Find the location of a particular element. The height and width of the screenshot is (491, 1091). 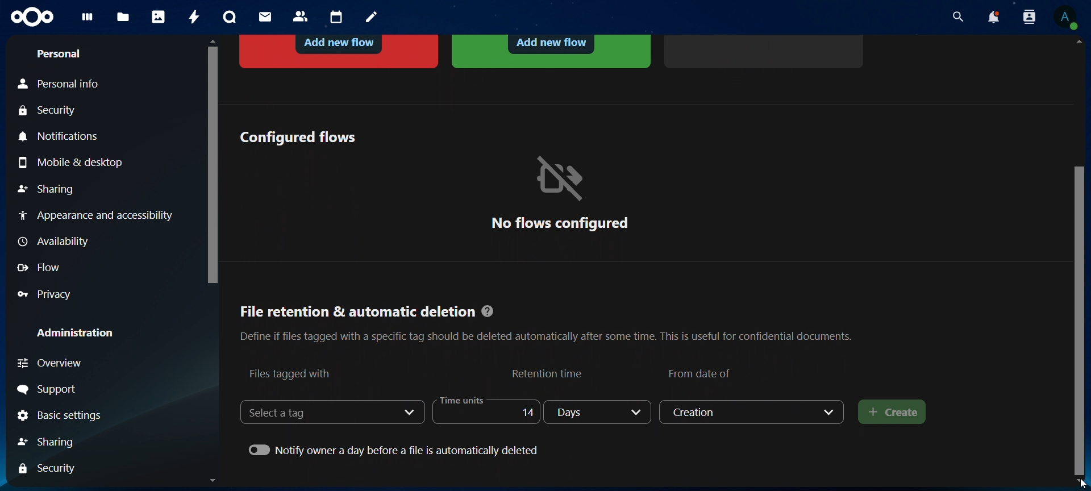

mail is located at coordinates (266, 16).